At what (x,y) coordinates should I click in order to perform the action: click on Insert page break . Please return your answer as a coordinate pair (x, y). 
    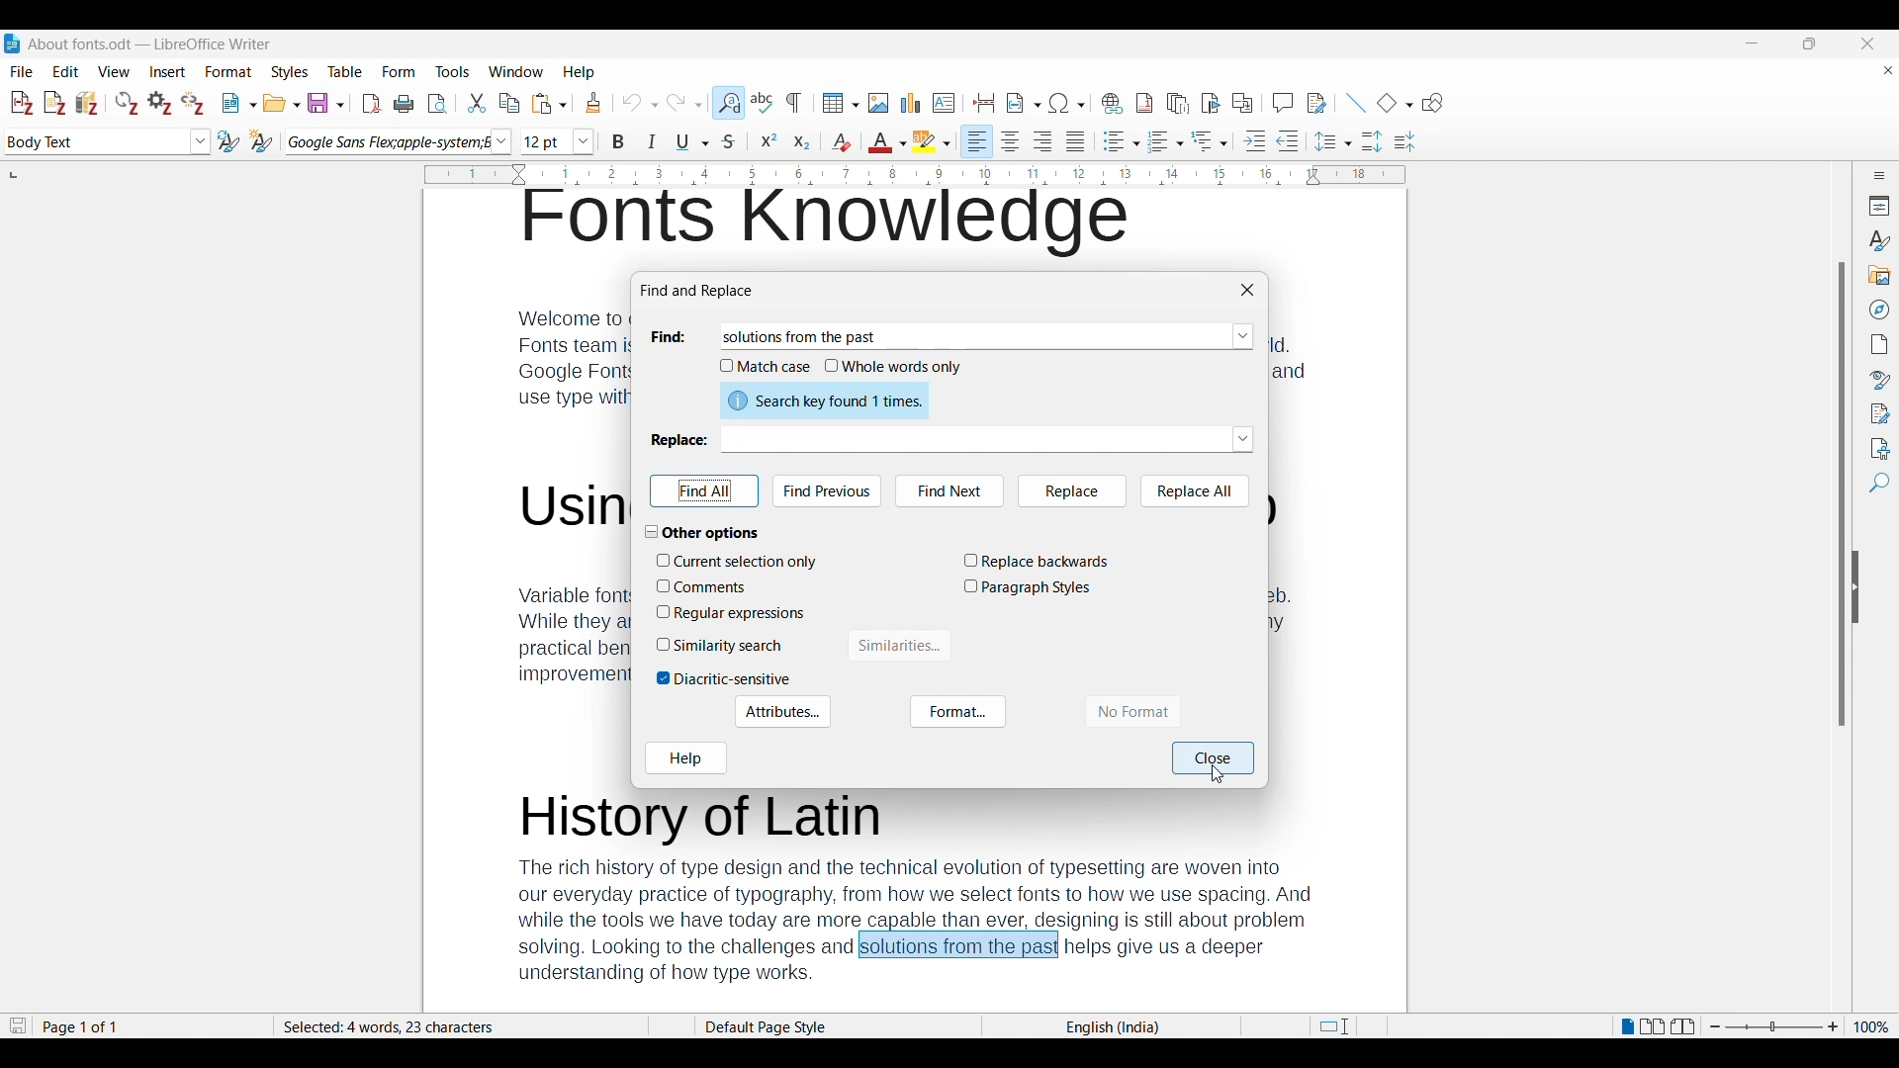
    Looking at the image, I should click on (984, 103).